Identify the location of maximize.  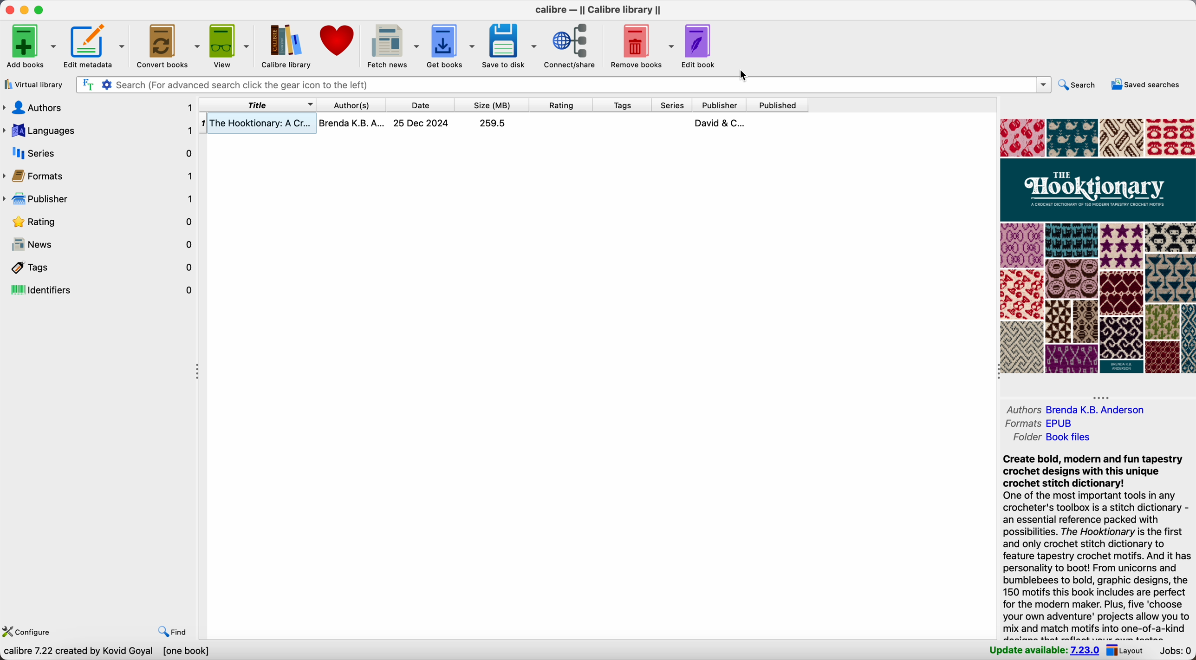
(41, 10).